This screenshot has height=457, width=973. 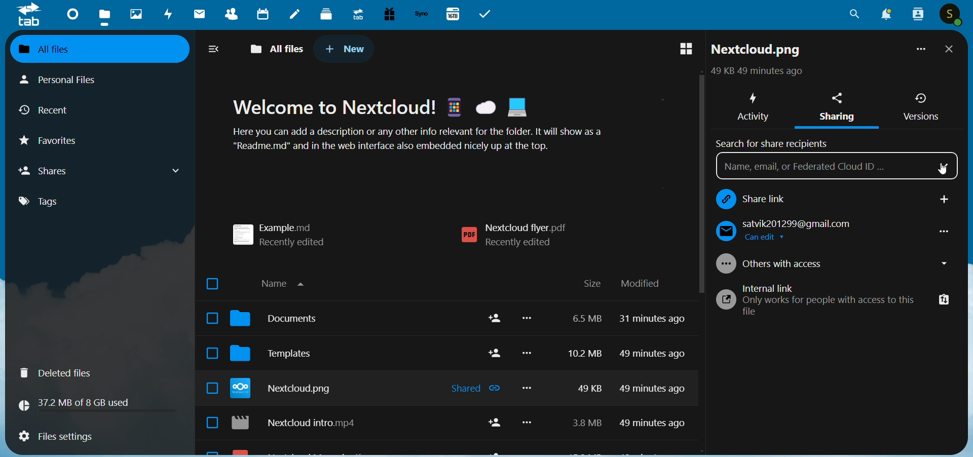 I want to click on dock, so click(x=326, y=14).